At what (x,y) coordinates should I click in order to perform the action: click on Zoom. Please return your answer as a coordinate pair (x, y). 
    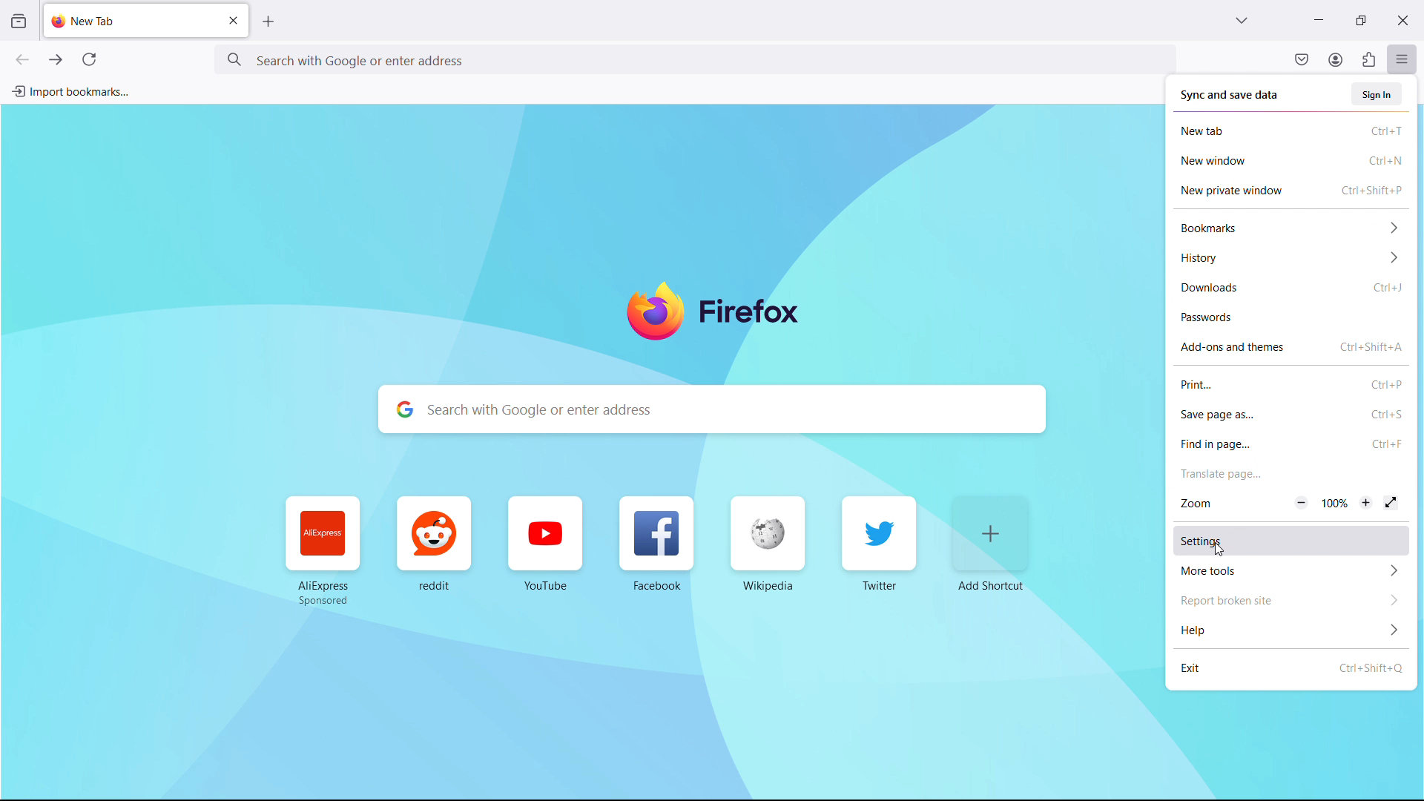
    Looking at the image, I should click on (1201, 505).